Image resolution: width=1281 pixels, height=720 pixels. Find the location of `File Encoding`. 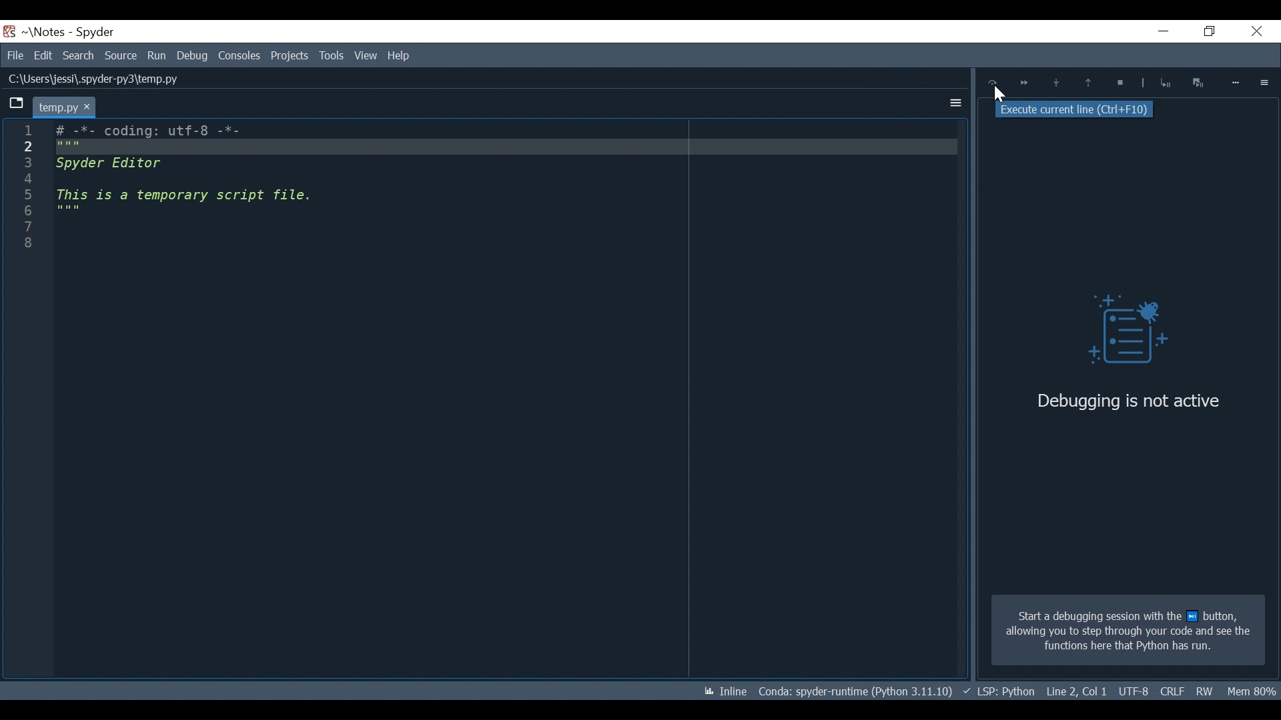

File Encoding is located at coordinates (1172, 691).